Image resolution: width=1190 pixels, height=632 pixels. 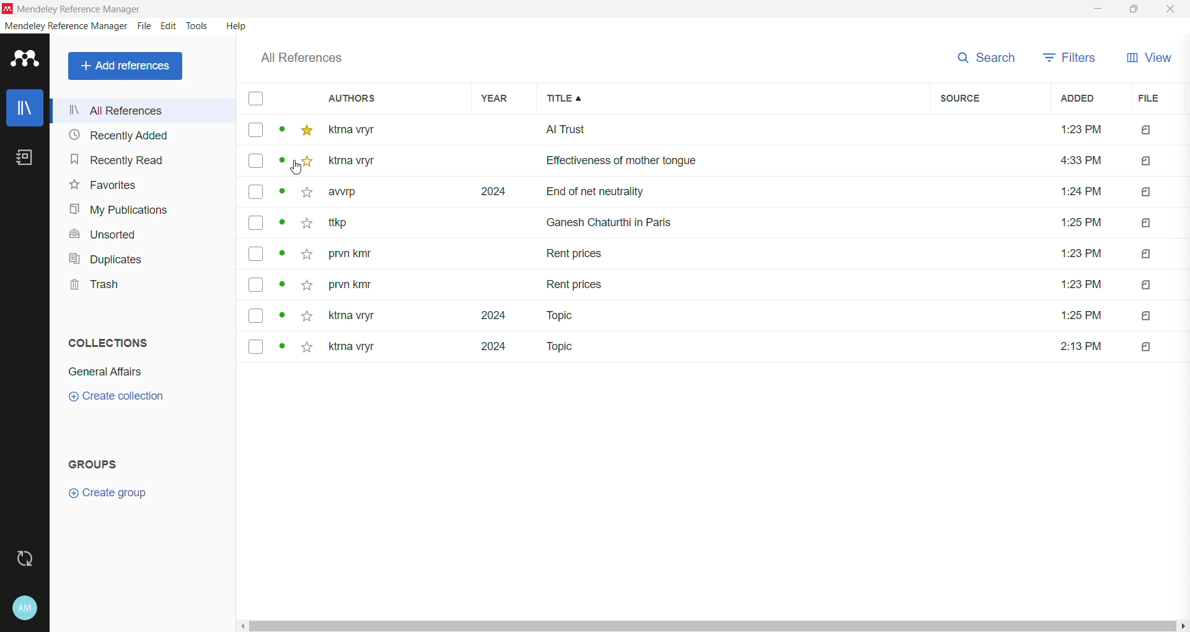 What do you see at coordinates (256, 253) in the screenshot?
I see `box` at bounding box center [256, 253].